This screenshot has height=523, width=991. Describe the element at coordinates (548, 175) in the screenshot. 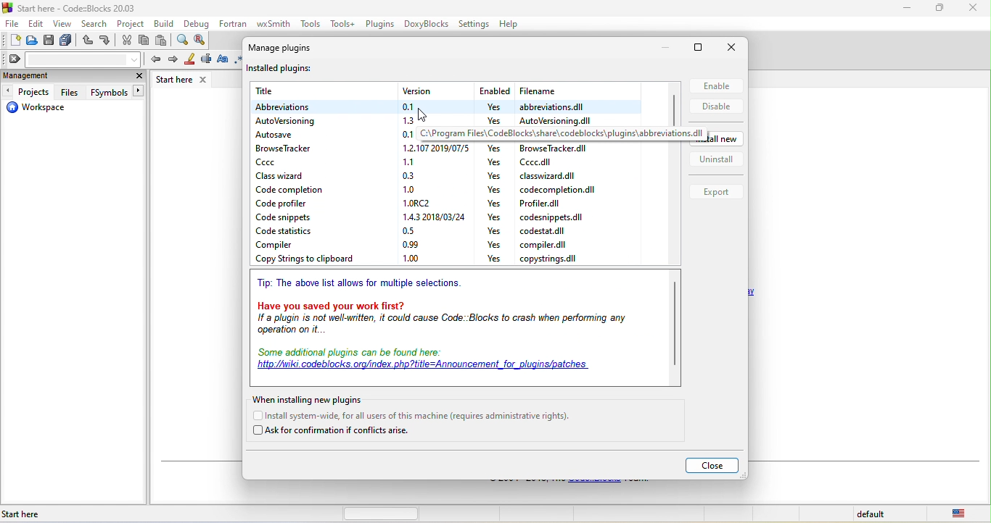

I see `file` at that location.